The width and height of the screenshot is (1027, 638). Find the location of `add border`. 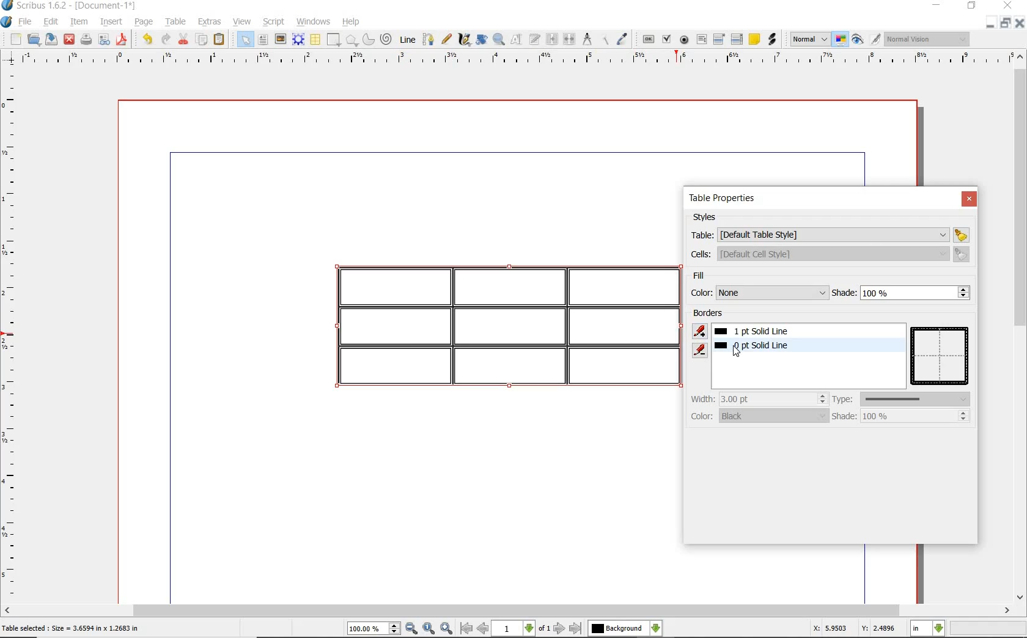

add border is located at coordinates (701, 331).